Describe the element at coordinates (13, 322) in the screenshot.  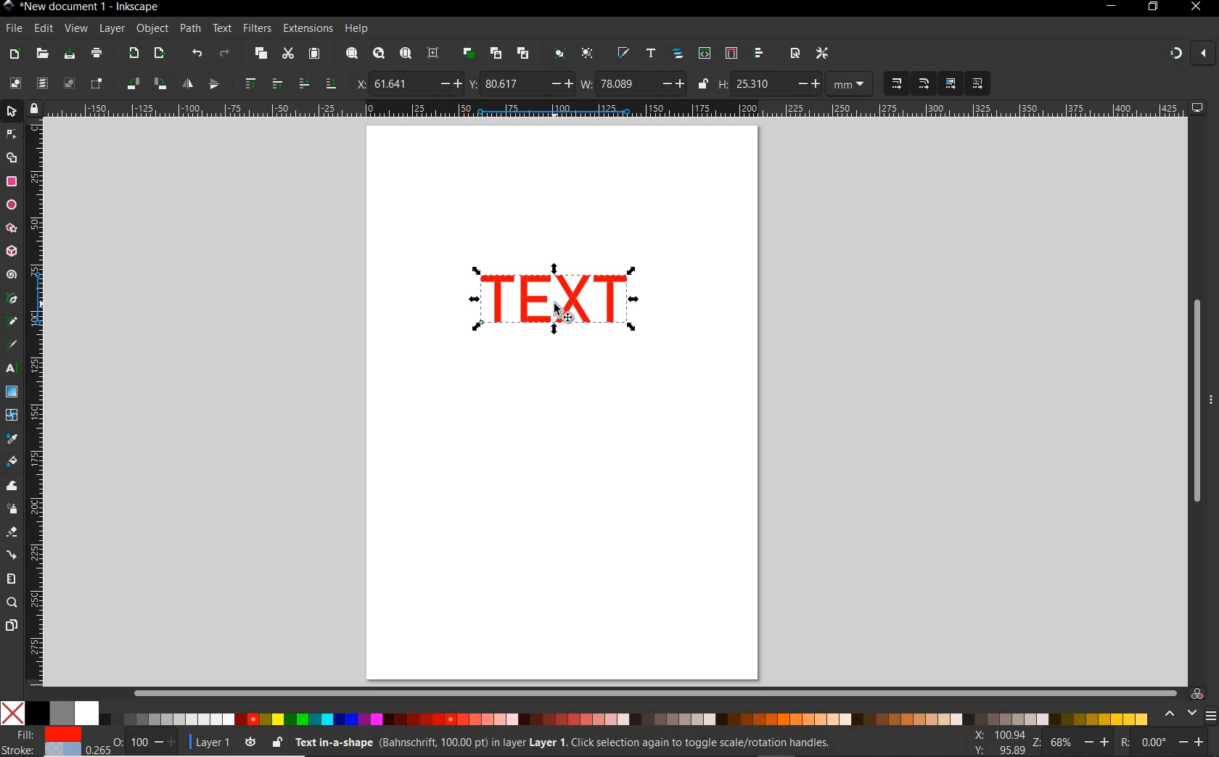
I see `pencil tool` at that location.